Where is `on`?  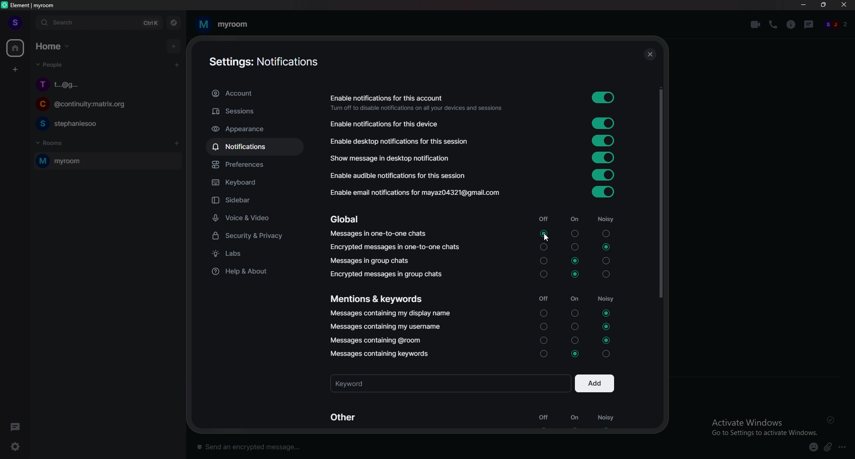
on is located at coordinates (573, 285).